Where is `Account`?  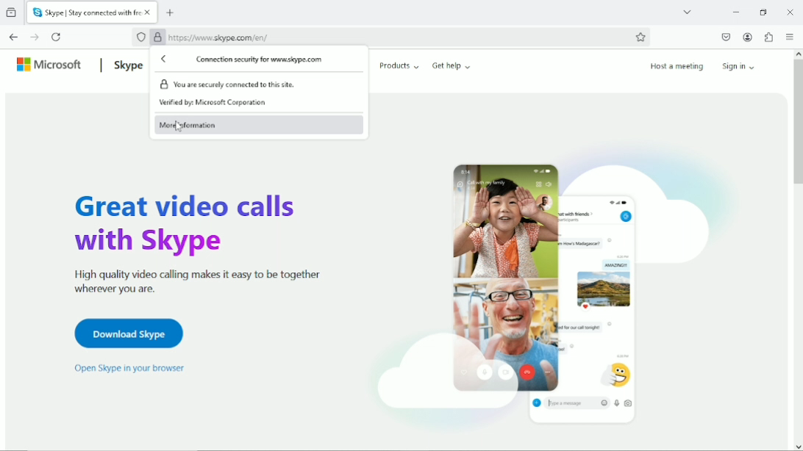 Account is located at coordinates (748, 37).